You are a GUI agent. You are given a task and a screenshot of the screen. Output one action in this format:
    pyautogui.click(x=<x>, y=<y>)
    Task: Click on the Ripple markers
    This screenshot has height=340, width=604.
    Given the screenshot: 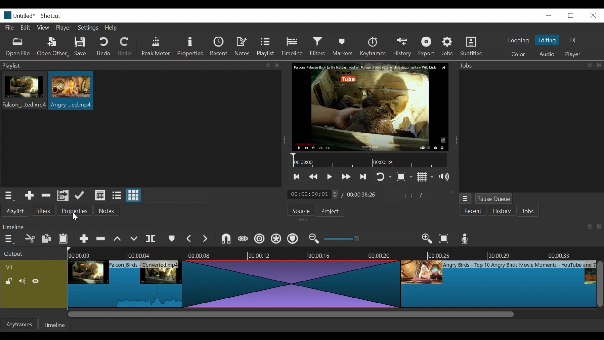 What is the action you would take?
    pyautogui.click(x=294, y=240)
    